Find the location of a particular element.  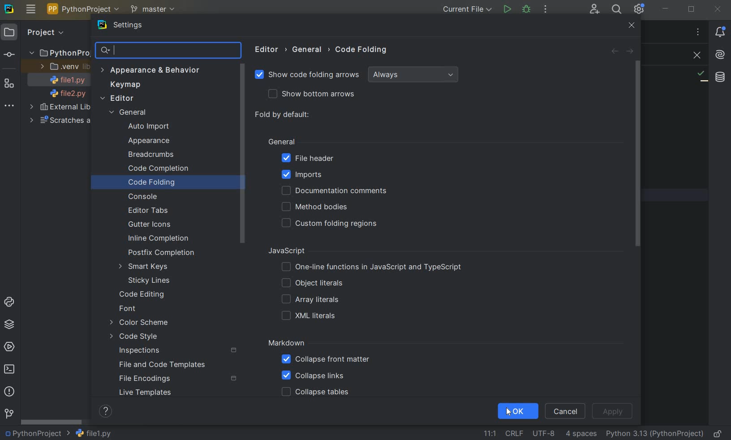

ONE-LINE FUNCTIONS IN JAVASCRIPT AND TYPESCRIPT is located at coordinates (373, 267).